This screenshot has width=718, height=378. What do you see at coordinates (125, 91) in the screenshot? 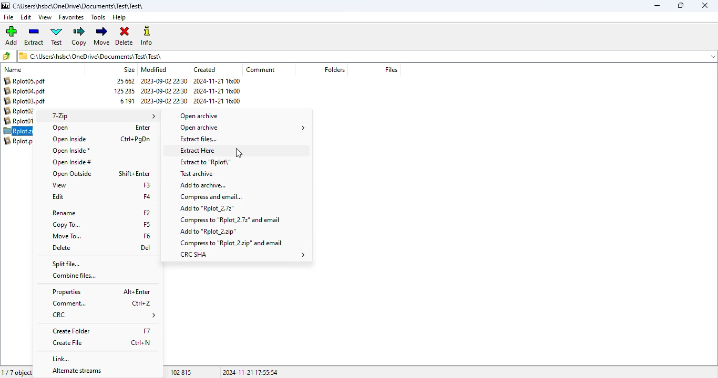
I see `125 285` at bounding box center [125, 91].